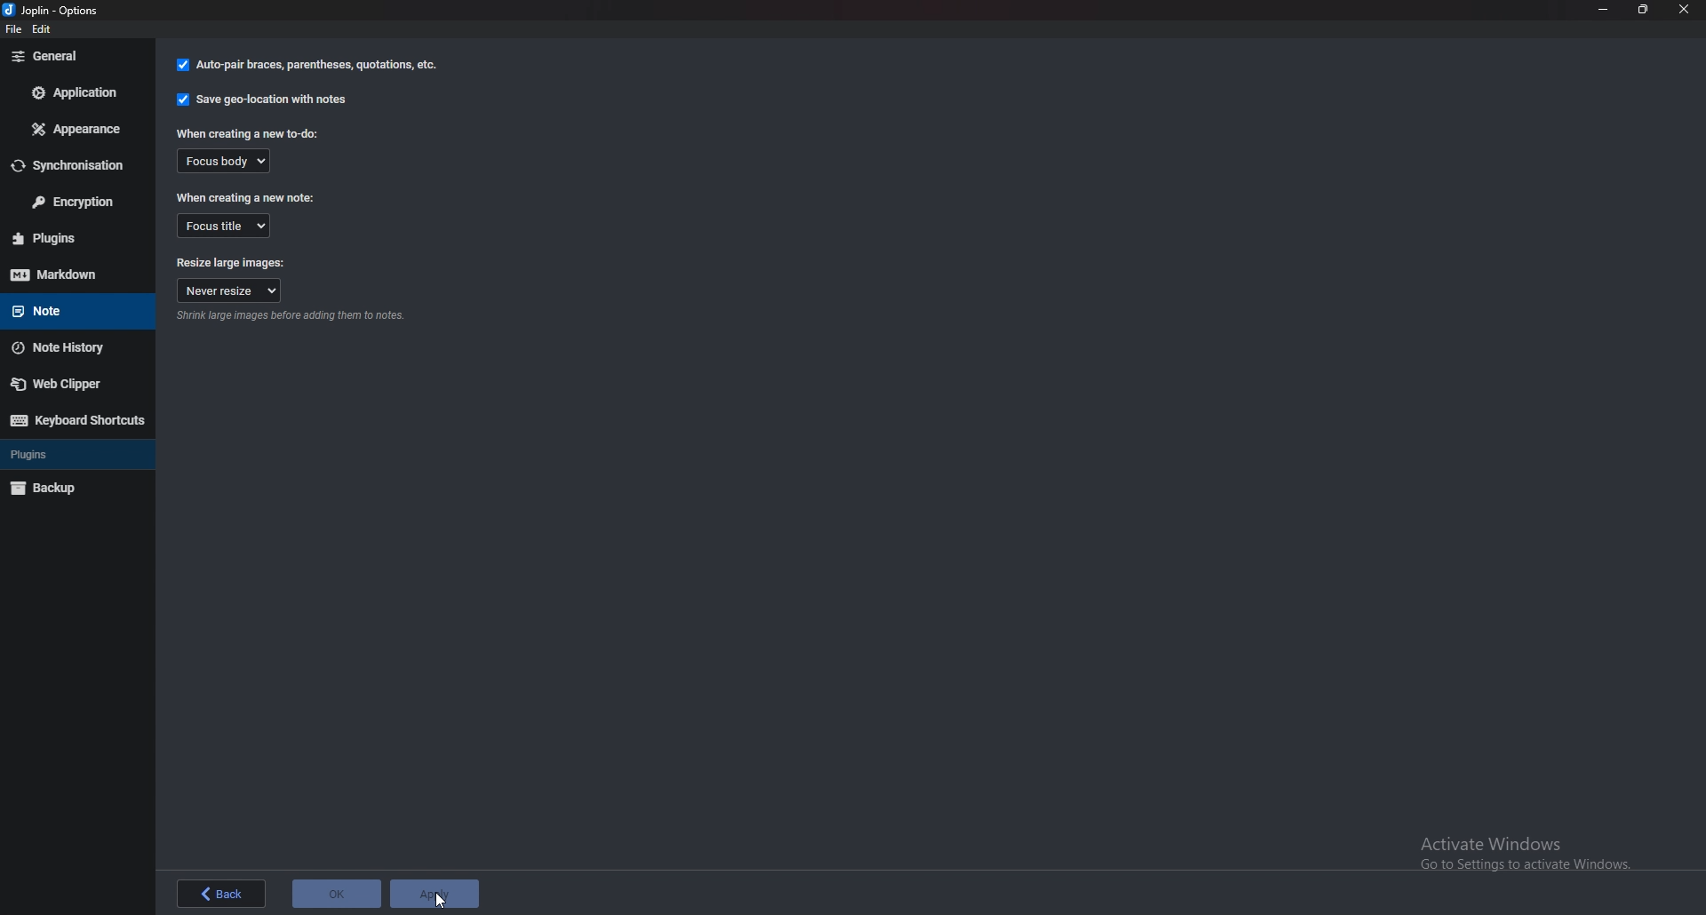 This screenshot has width=1706, height=915. I want to click on close, so click(1685, 10).